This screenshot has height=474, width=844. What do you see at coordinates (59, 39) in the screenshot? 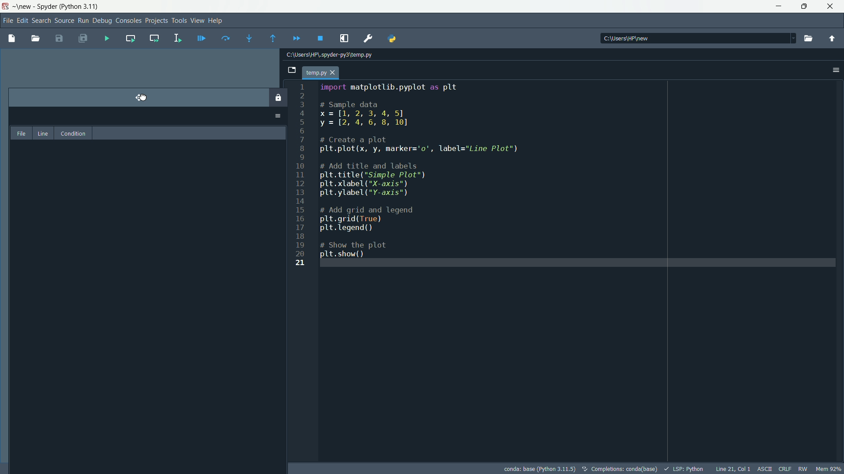
I see `save file` at bounding box center [59, 39].